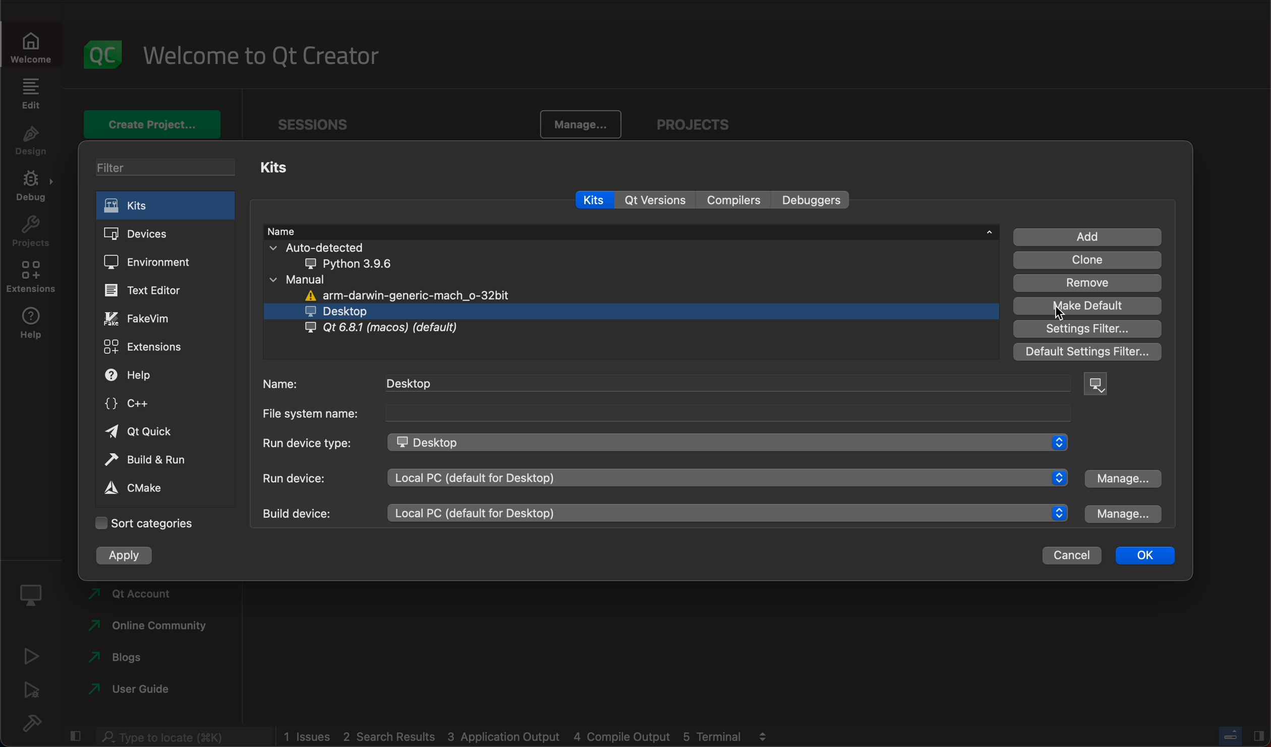 The height and width of the screenshot is (747, 1271). I want to click on name:, so click(288, 383).